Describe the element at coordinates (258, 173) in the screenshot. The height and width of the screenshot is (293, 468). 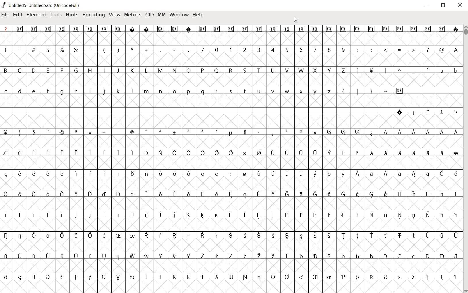
I see `Symbol` at that location.